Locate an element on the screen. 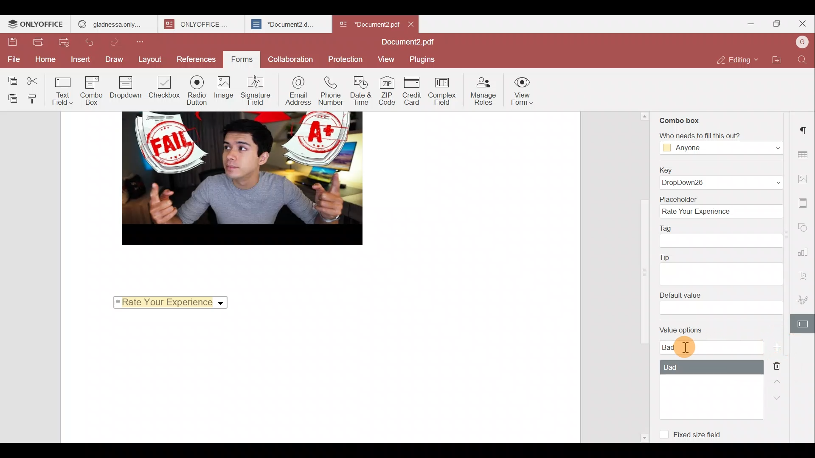 This screenshot has height=458, width=815. Manage roles is located at coordinates (484, 90).